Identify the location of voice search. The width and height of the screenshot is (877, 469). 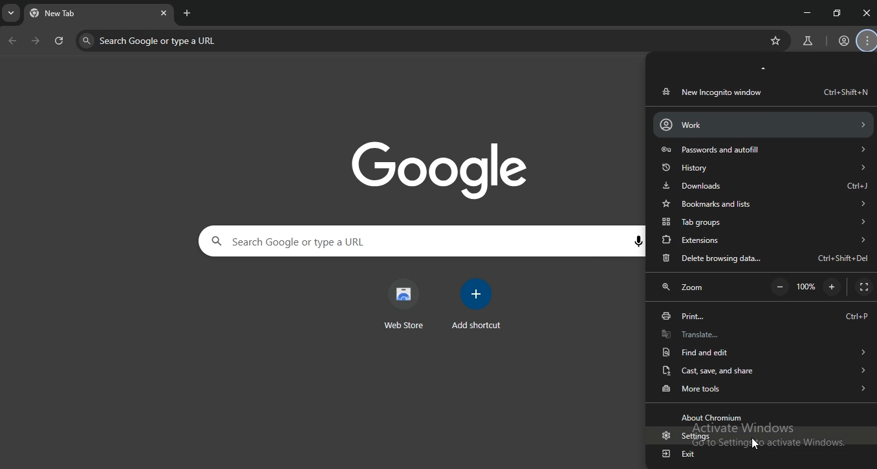
(637, 242).